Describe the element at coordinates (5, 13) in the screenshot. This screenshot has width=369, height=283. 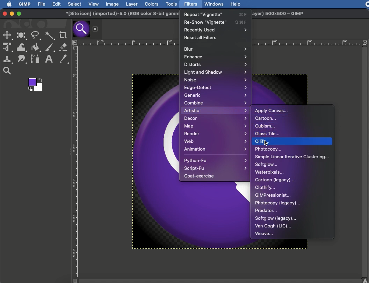
I see `Close` at that location.